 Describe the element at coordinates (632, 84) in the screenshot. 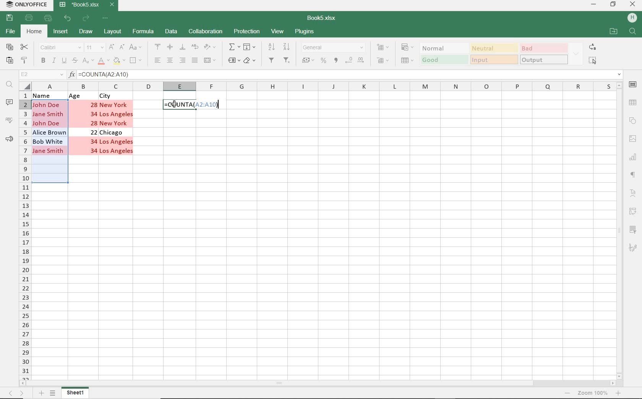

I see `CELL SETTINGS` at that location.